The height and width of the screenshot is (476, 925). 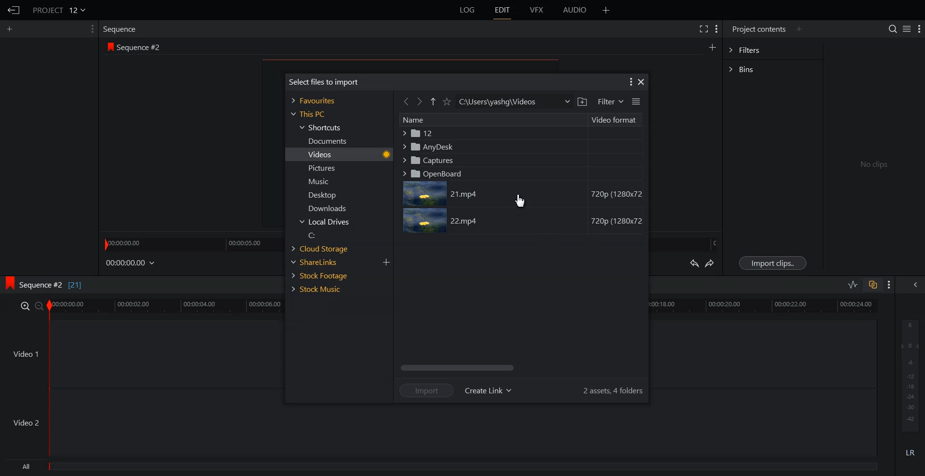 I want to click on Create Sequence, so click(x=712, y=47).